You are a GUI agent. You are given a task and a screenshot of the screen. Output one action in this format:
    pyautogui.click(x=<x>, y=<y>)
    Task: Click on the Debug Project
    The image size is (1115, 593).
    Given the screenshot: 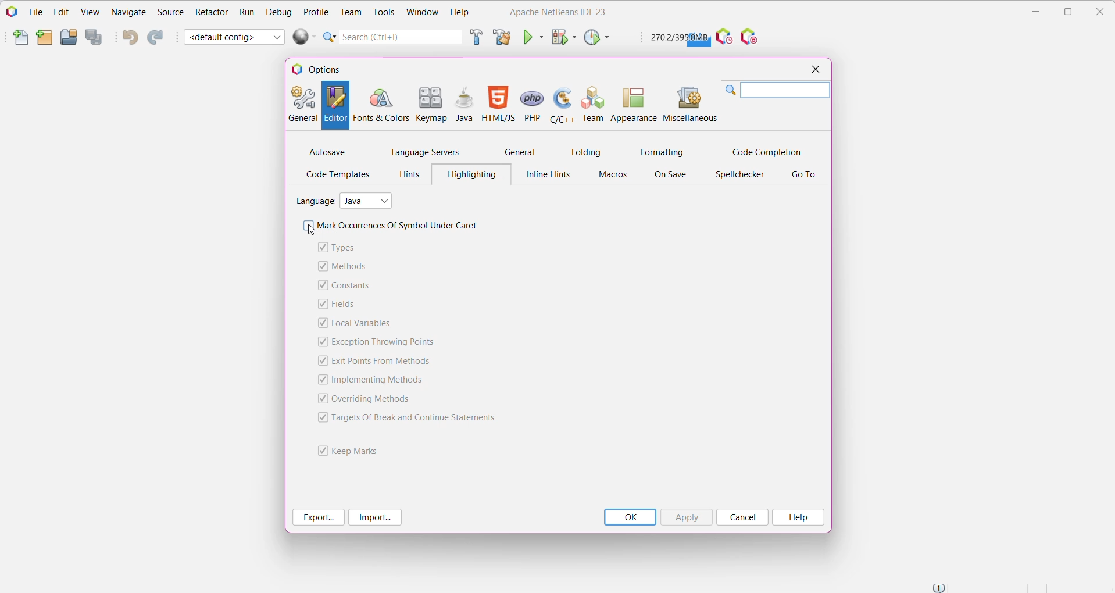 What is the action you would take?
    pyautogui.click(x=563, y=37)
    